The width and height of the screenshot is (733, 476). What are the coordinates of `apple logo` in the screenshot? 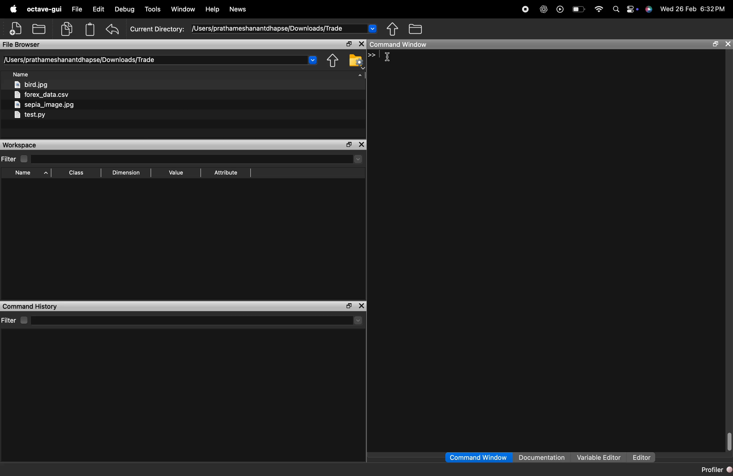 It's located at (12, 8).